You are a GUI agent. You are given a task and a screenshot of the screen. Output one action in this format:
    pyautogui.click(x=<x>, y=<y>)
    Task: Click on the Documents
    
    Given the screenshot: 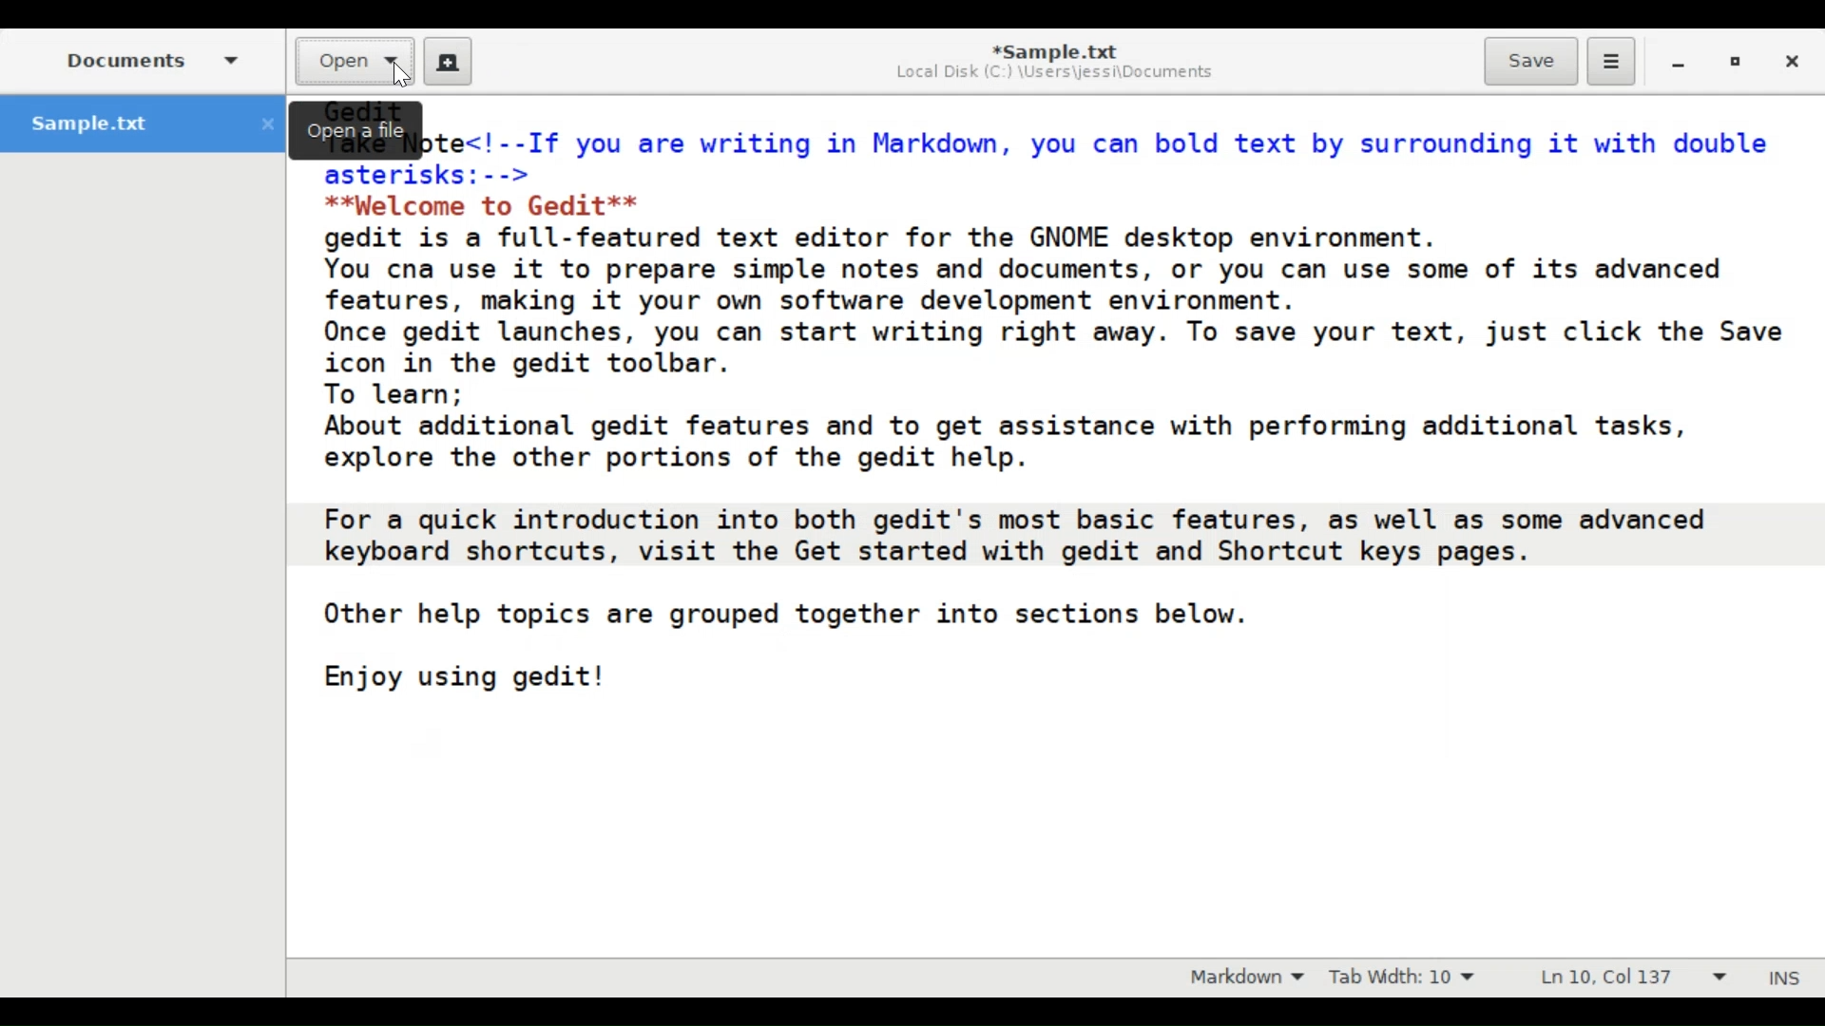 What is the action you would take?
    pyautogui.click(x=149, y=59)
    